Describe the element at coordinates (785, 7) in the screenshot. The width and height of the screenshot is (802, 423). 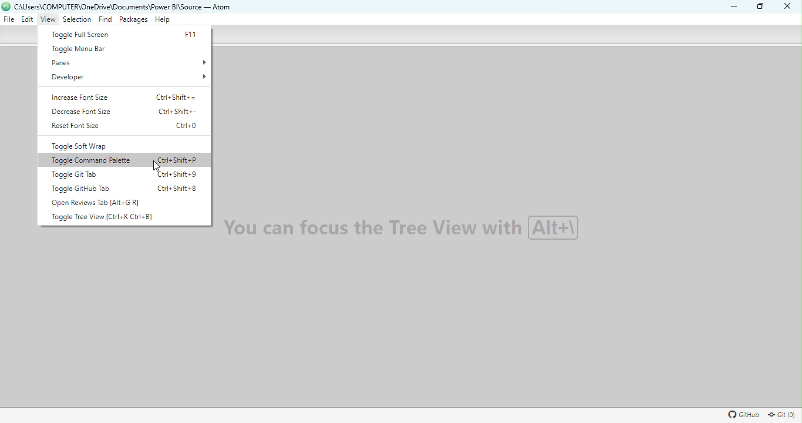
I see `close` at that location.